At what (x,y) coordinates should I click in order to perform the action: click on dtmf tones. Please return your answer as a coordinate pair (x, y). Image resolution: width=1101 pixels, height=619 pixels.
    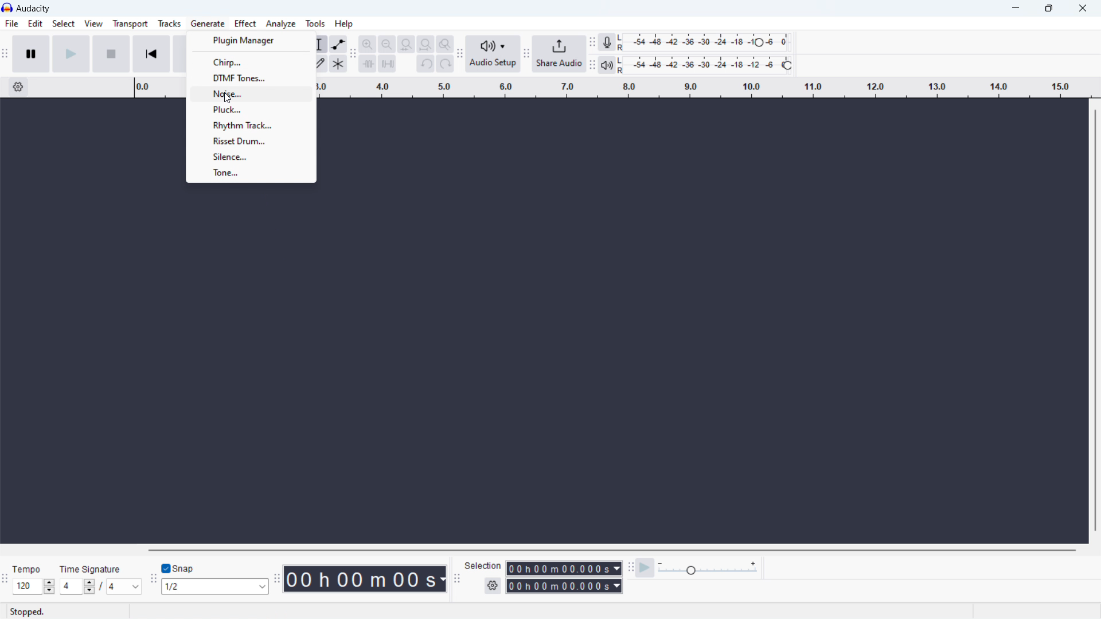
    Looking at the image, I should click on (251, 77).